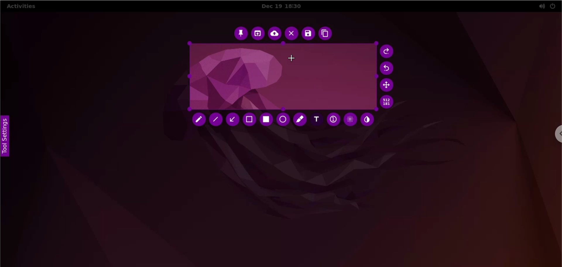  I want to click on auto increment value, so click(333, 118).